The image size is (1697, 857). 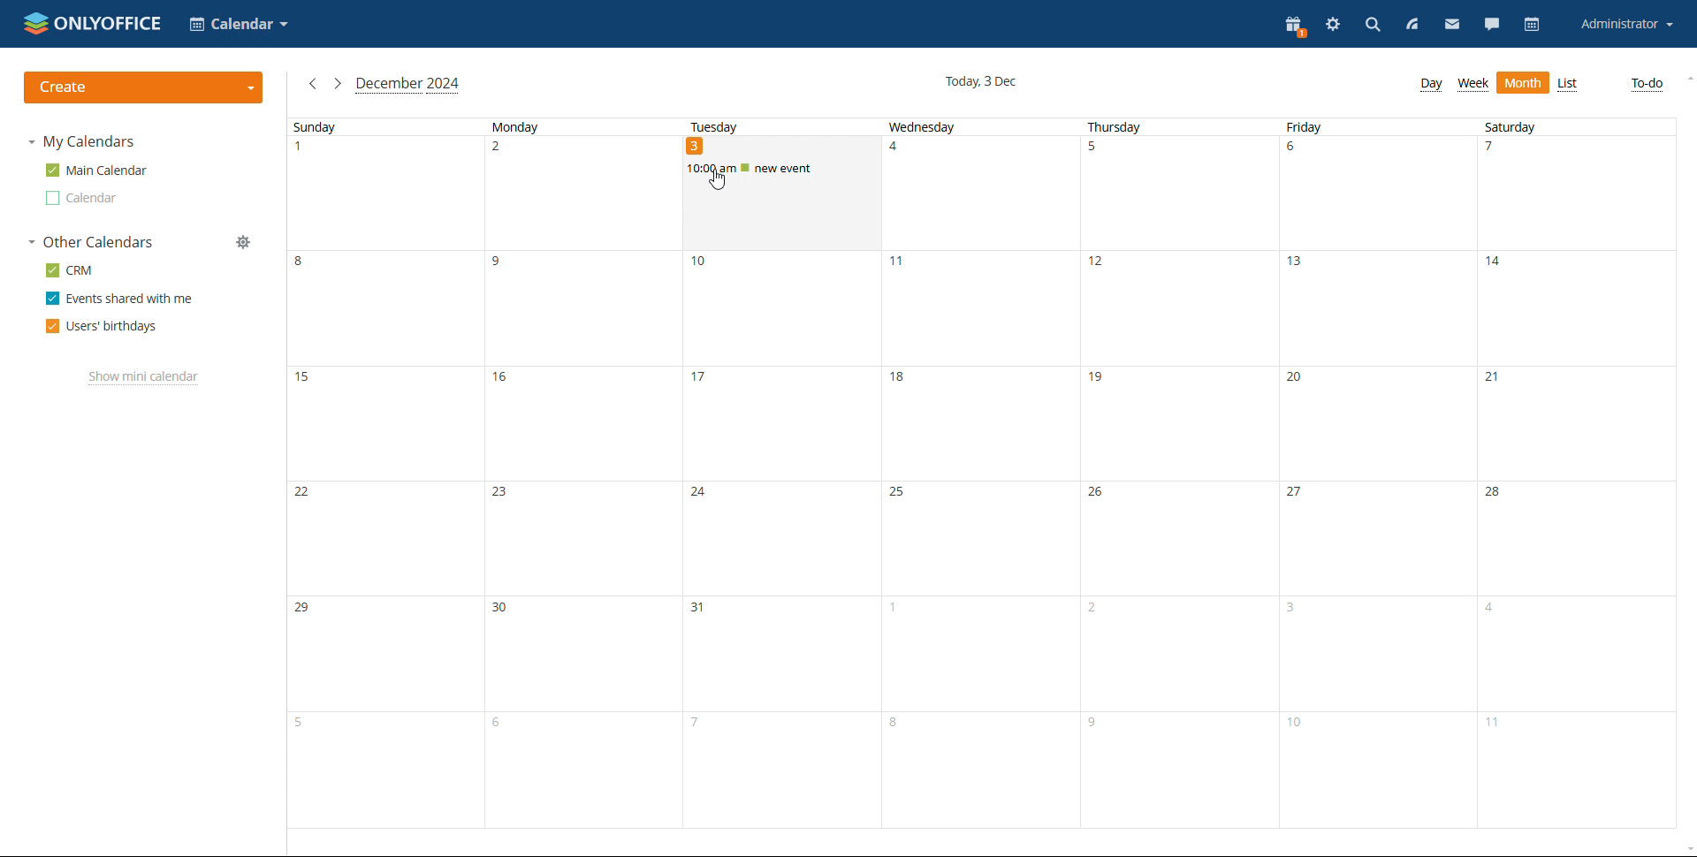 What do you see at coordinates (144, 378) in the screenshot?
I see `show mini calendar` at bounding box center [144, 378].